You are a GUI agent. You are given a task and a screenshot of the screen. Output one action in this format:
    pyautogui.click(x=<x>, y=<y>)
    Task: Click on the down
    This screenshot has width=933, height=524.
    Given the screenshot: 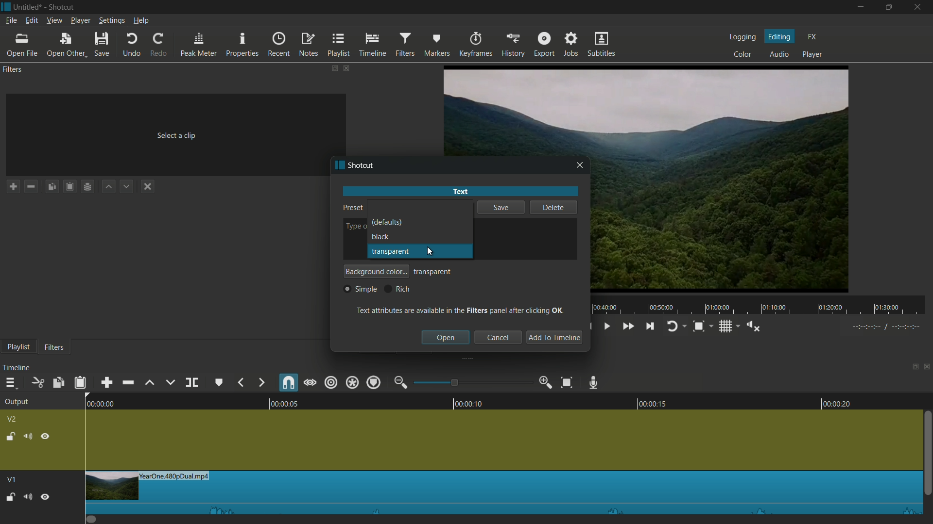 What is the action you would take?
    pyautogui.click(x=125, y=187)
    